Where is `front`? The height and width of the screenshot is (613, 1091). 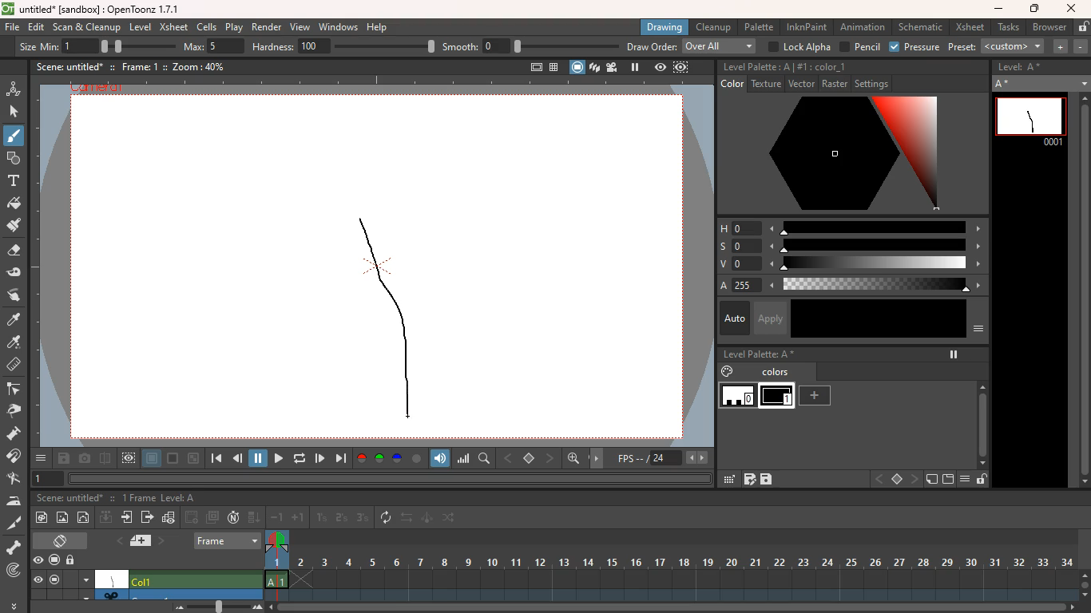 front is located at coordinates (916, 479).